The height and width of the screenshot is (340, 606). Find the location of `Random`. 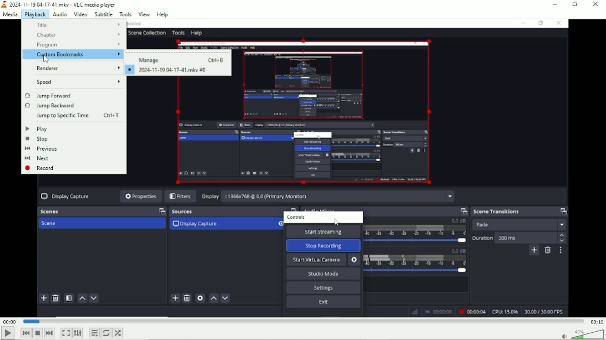

Random is located at coordinates (118, 333).